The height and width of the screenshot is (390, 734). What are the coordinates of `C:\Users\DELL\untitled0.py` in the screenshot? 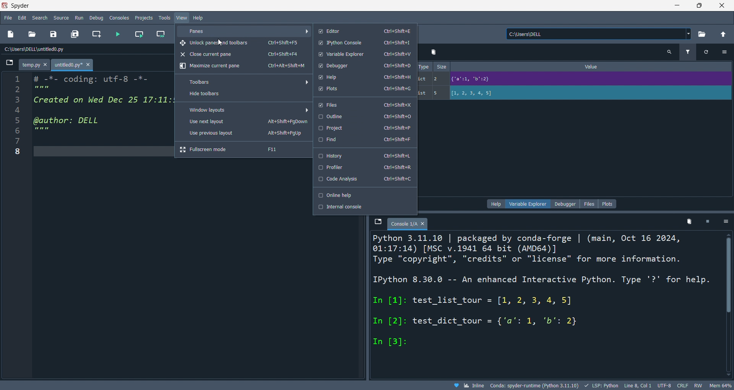 It's located at (44, 50).